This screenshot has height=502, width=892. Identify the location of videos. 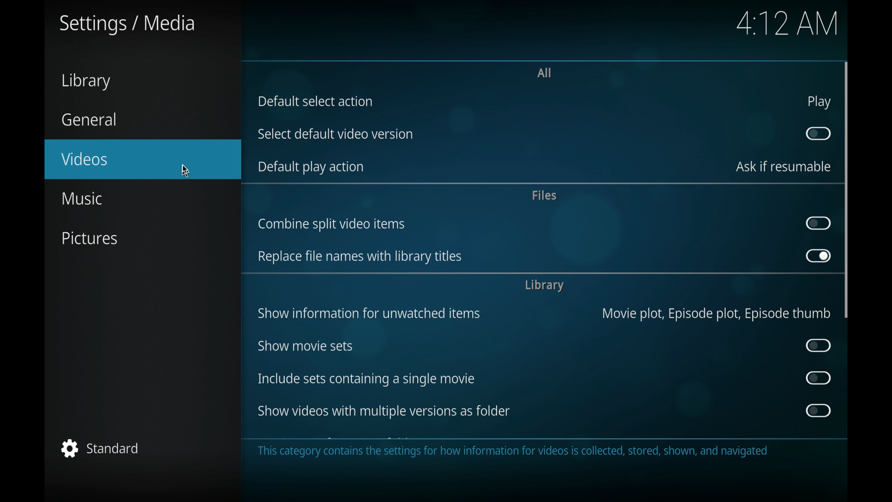
(142, 159).